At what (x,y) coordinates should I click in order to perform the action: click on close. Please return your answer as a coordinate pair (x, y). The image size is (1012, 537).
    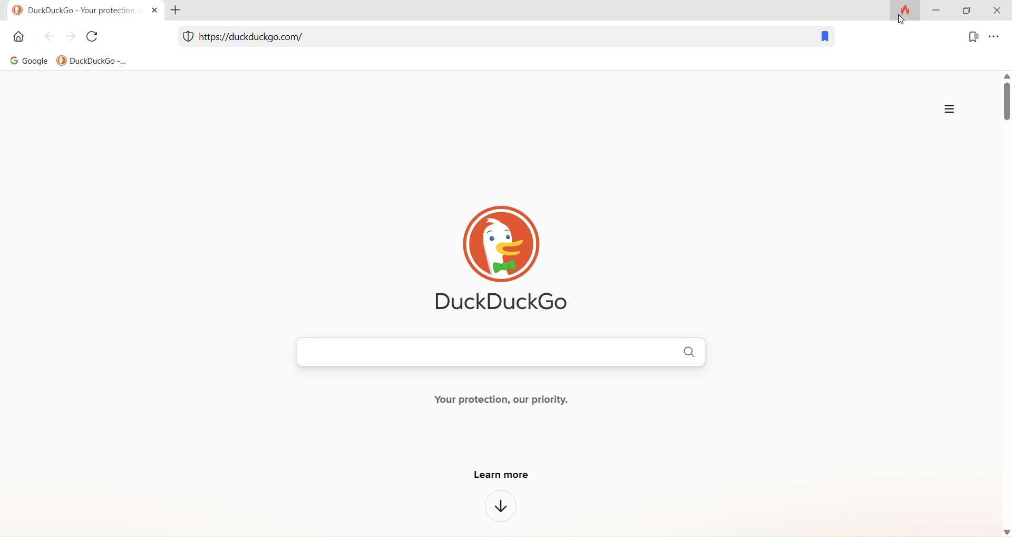
    Looking at the image, I should click on (996, 11).